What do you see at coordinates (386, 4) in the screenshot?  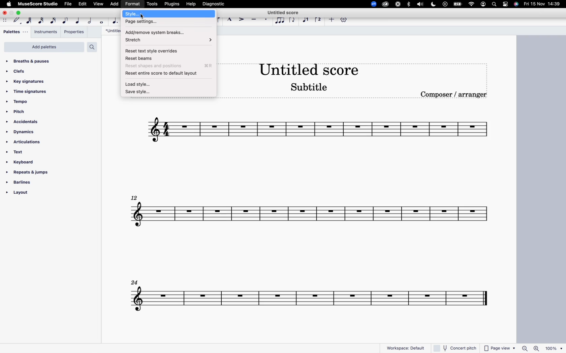 I see `creative cloud` at bounding box center [386, 4].